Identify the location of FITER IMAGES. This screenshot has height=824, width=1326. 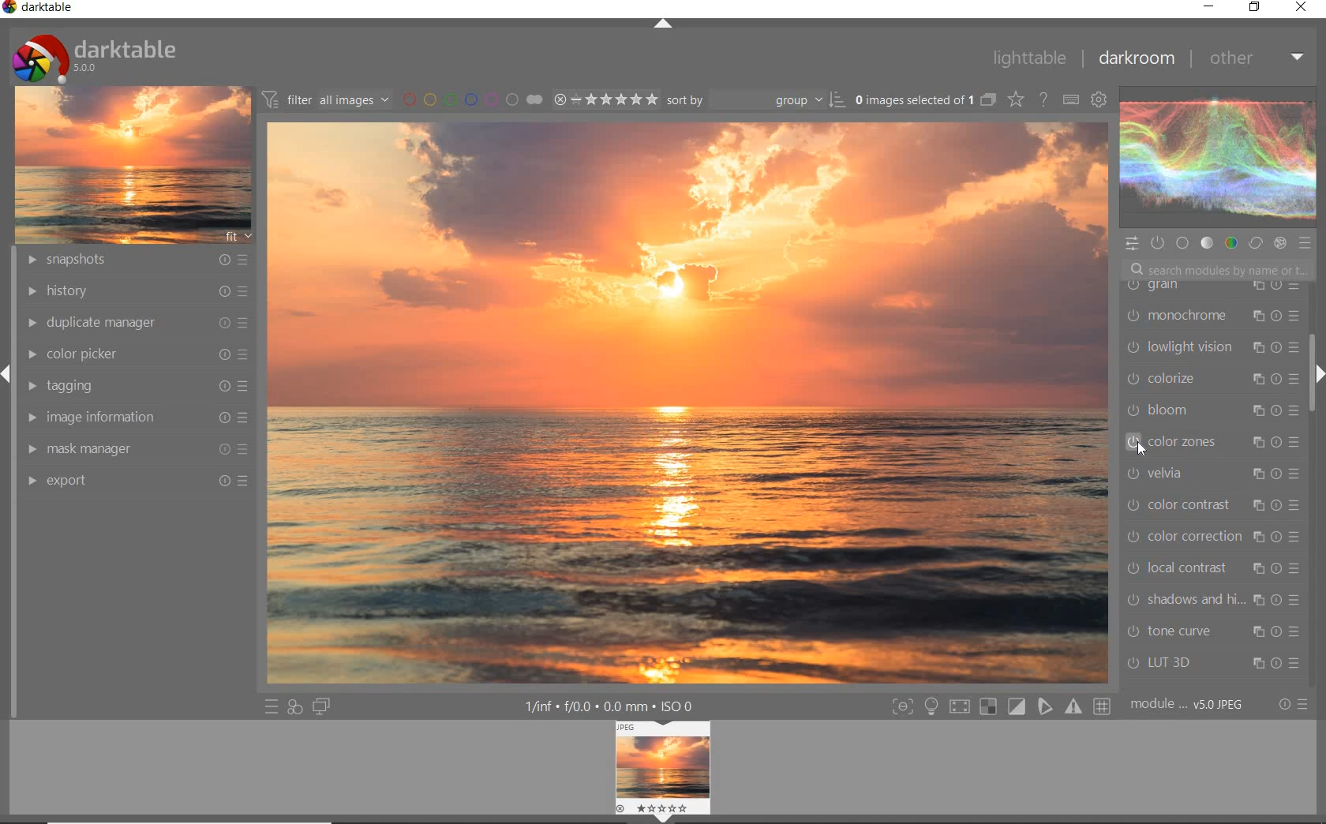
(325, 99).